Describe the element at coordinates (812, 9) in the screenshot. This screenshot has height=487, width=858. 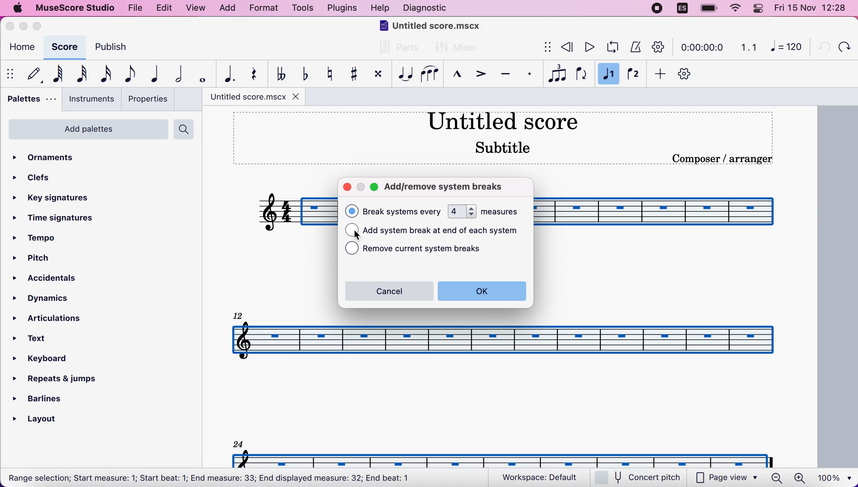
I see `time and date` at that location.